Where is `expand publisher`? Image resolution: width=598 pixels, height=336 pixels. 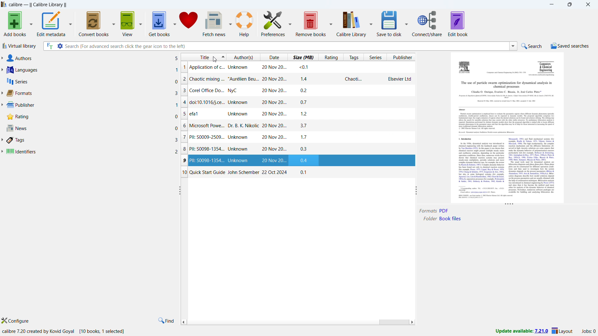 expand publisher is located at coordinates (2, 105).